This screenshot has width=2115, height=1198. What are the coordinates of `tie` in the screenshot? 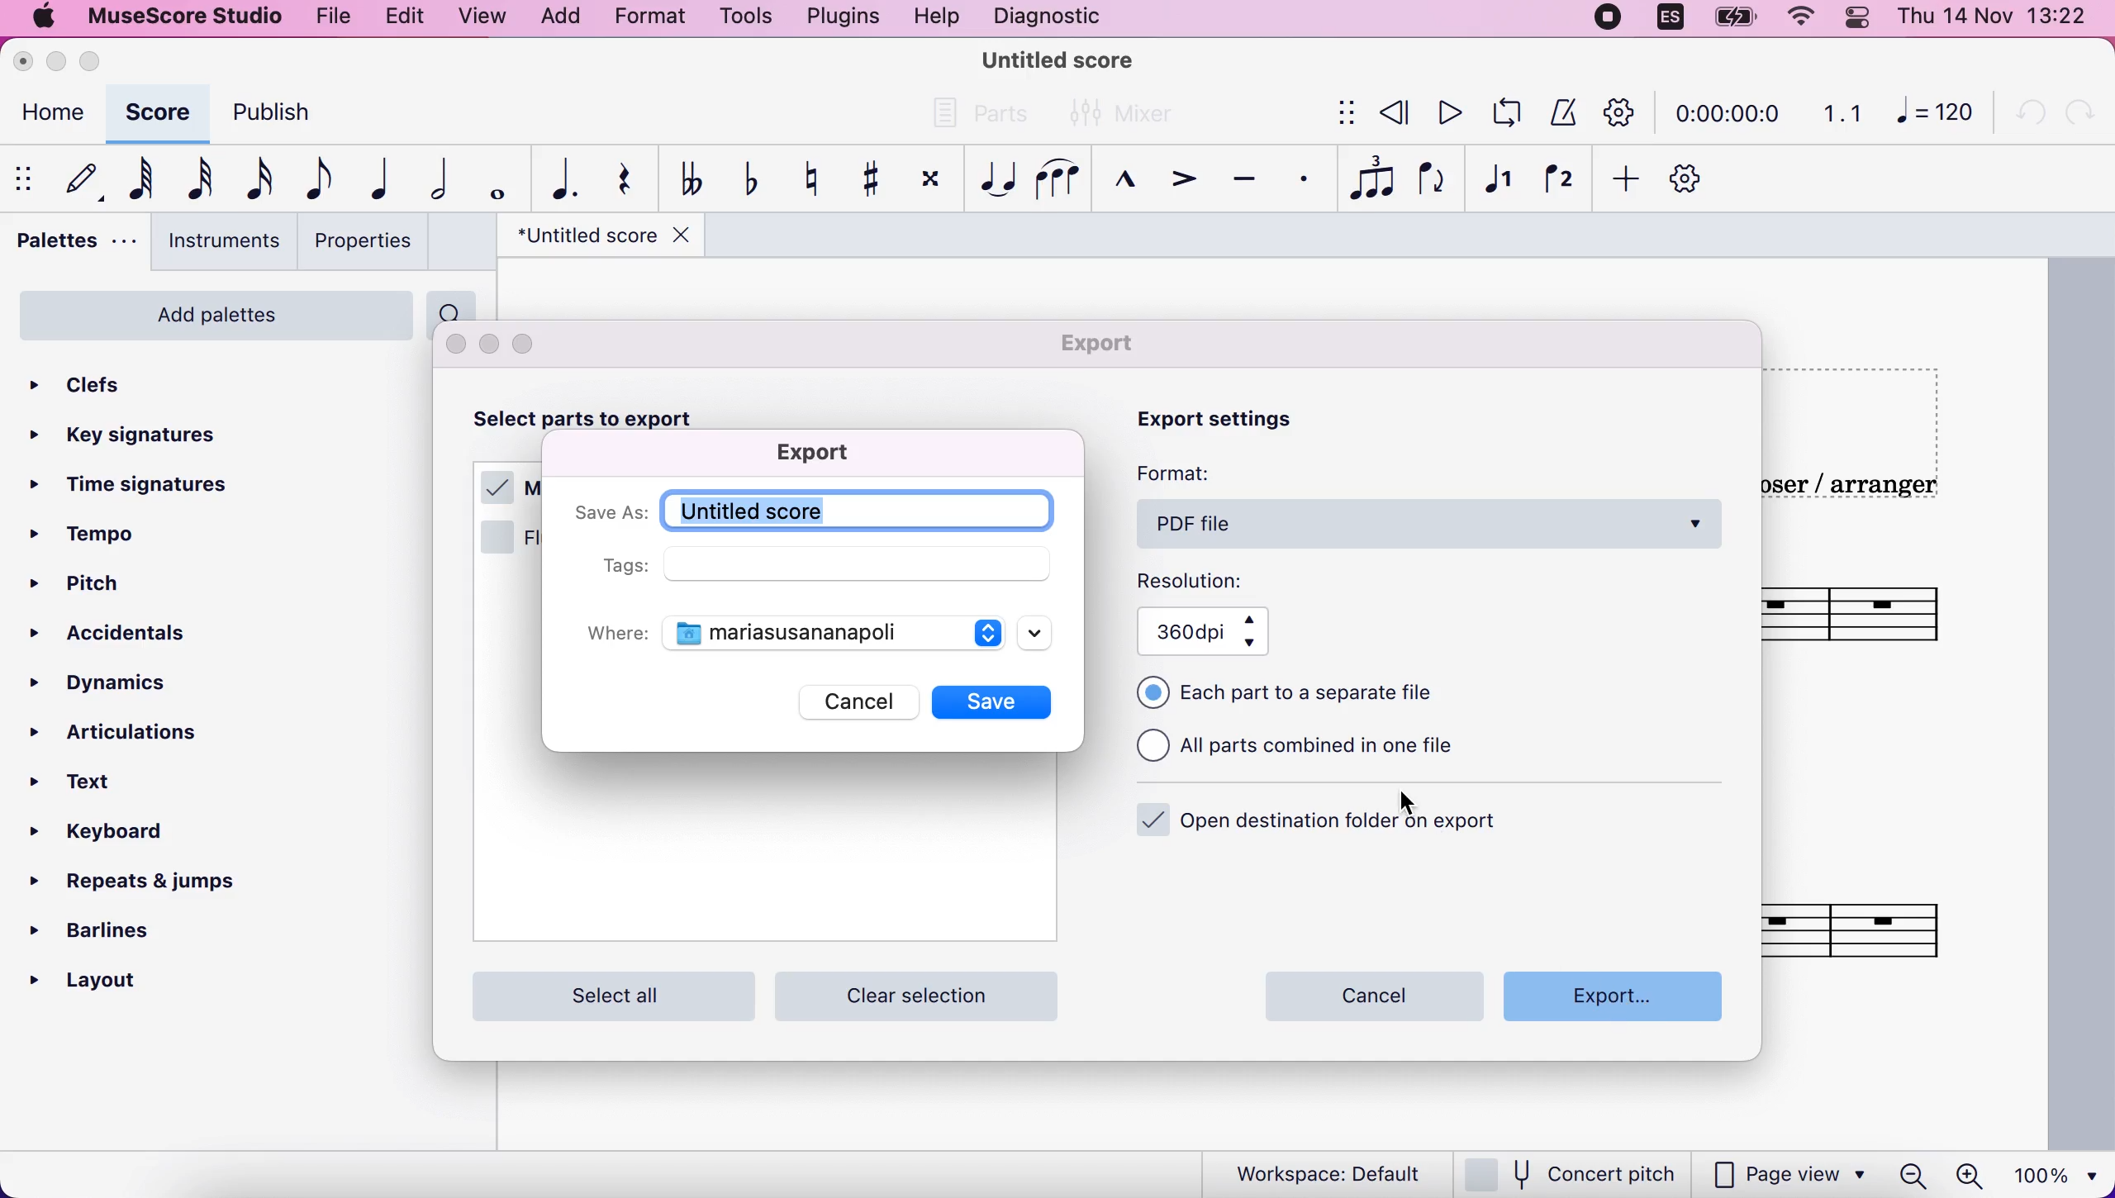 It's located at (996, 181).